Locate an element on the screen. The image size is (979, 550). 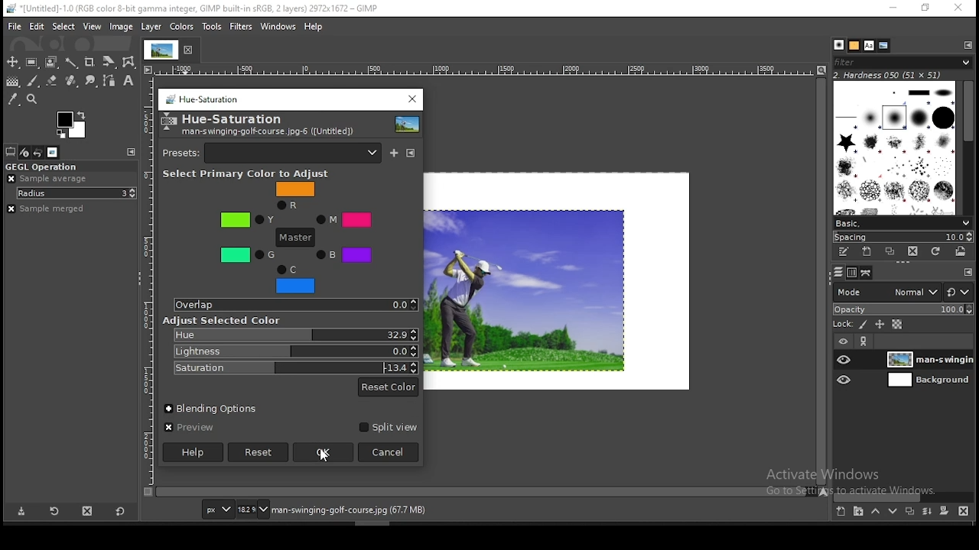
fuzzy select tool is located at coordinates (70, 63).